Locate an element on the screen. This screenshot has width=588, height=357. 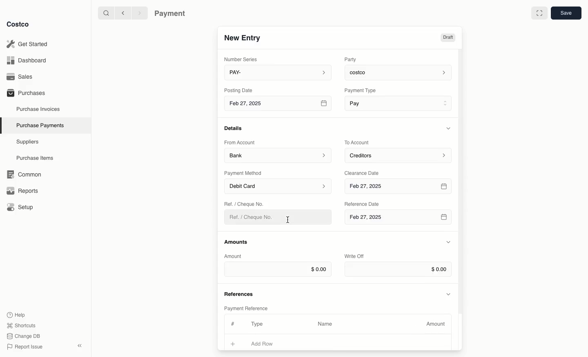
Payment Method is located at coordinates (244, 173).